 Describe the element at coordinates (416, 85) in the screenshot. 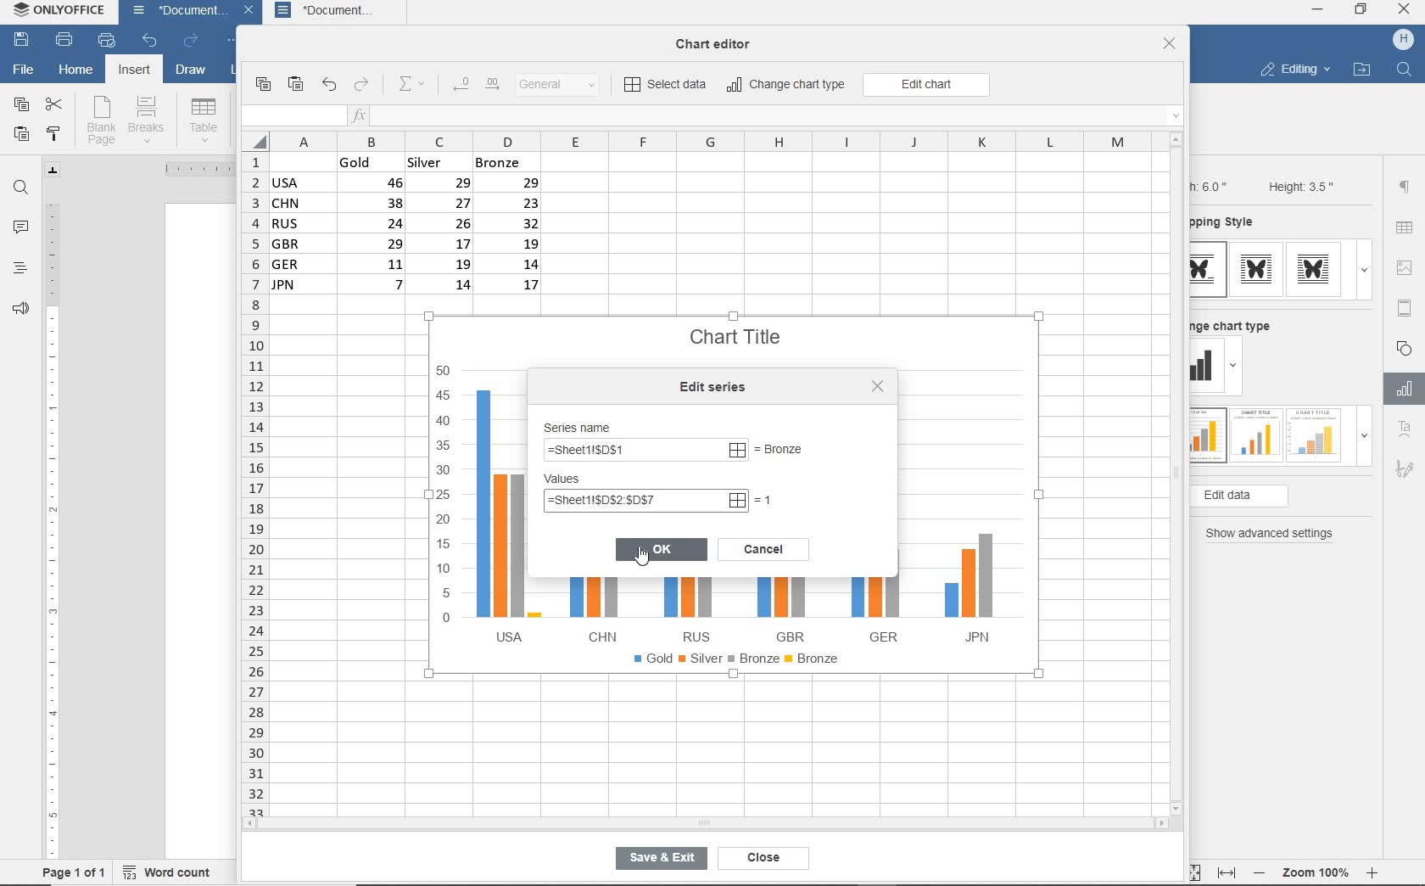

I see `summation` at that location.